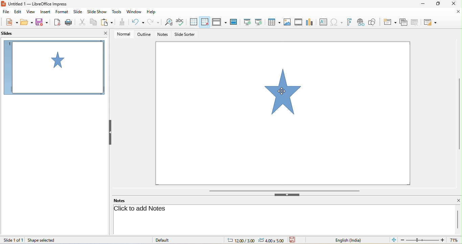 The image size is (462, 244). Describe the element at coordinates (271, 240) in the screenshot. I see `slide dimension: 4.00x5.00` at that location.